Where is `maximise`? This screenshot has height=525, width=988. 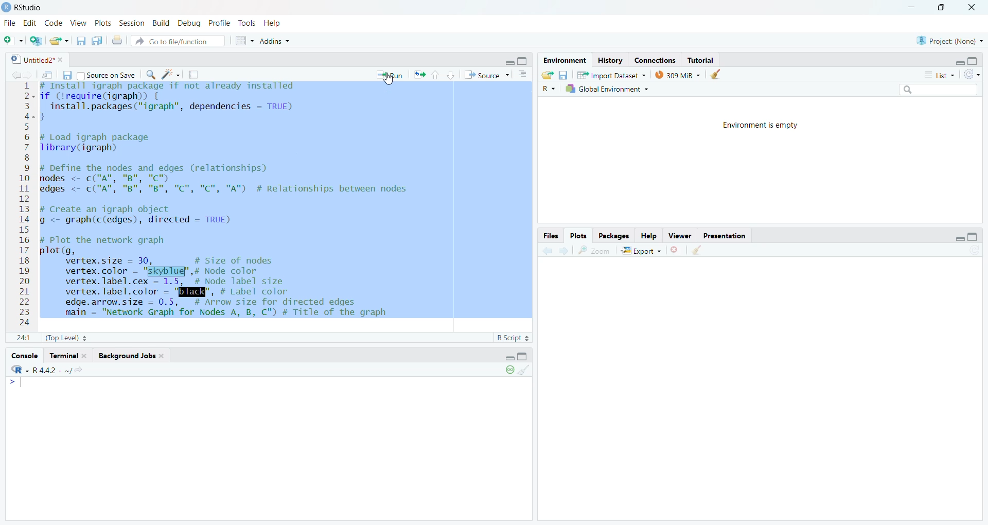
maximise is located at coordinates (526, 357).